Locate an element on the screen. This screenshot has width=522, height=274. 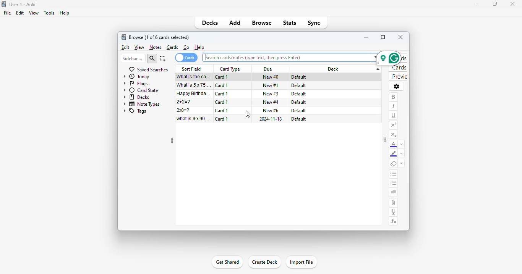
view is located at coordinates (33, 13).